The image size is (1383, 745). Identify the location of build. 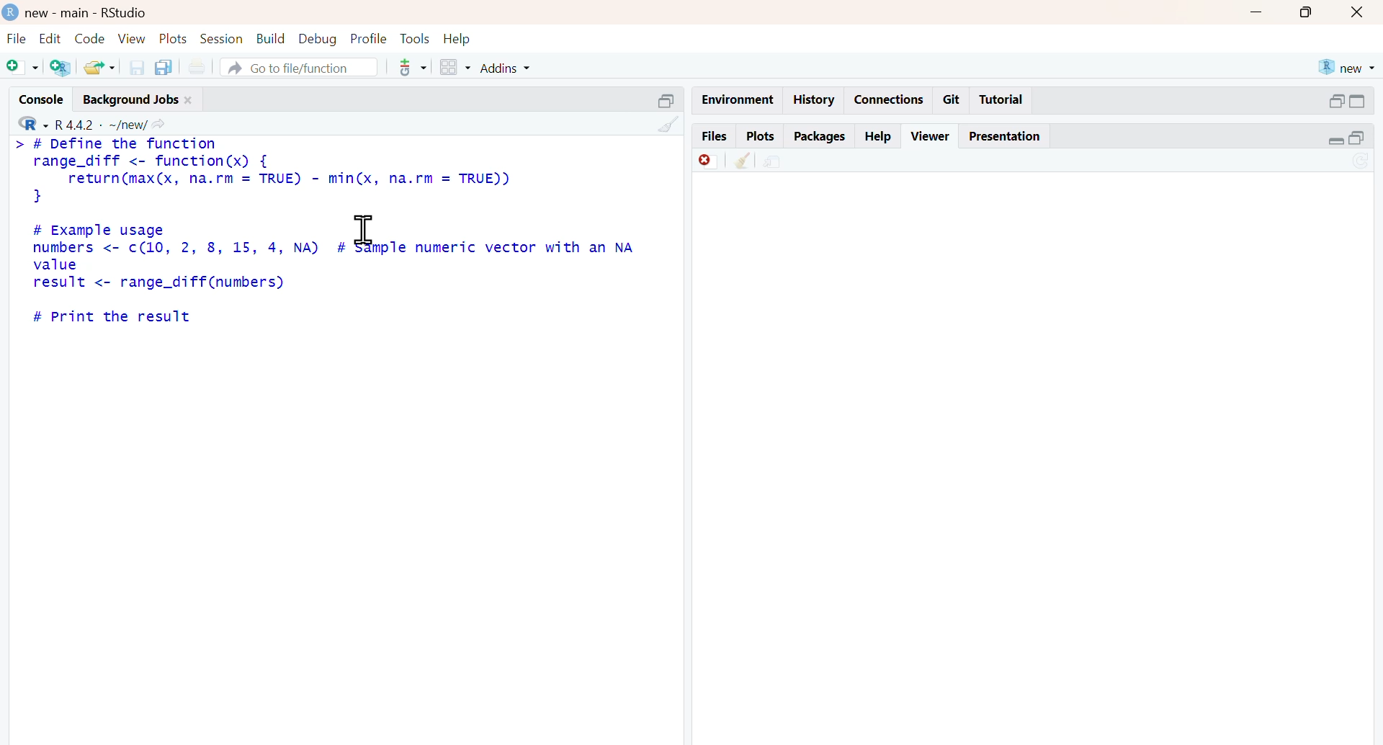
(272, 39).